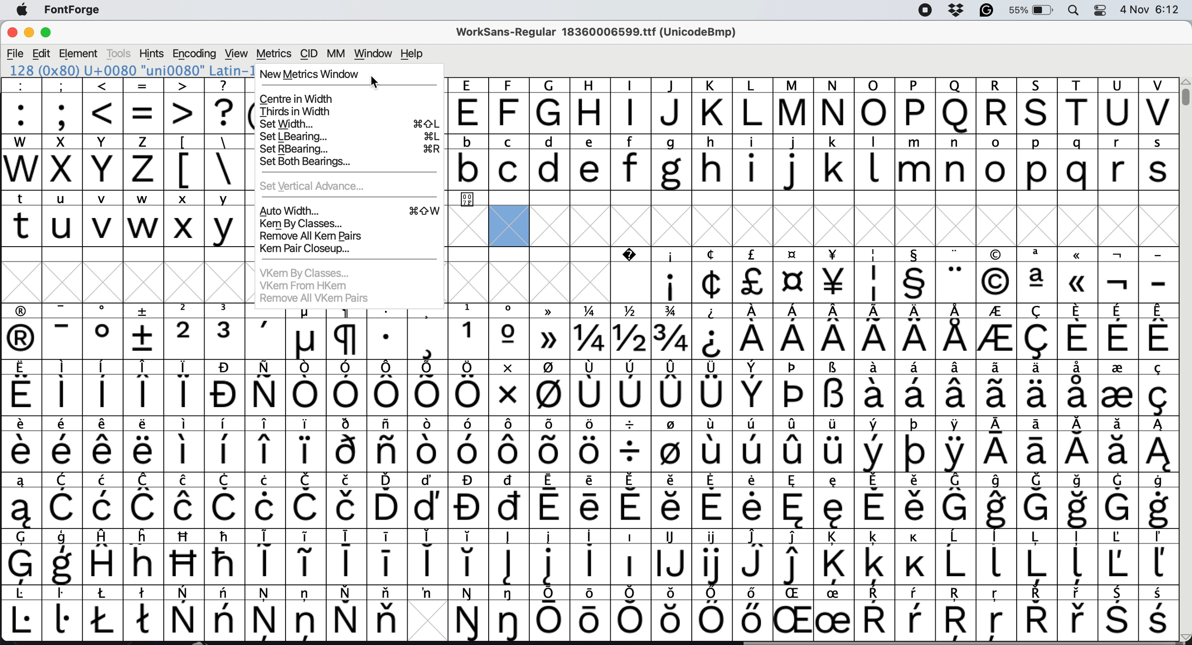 The height and width of the screenshot is (645, 1192). I want to click on lowercase letters, so click(812, 168).